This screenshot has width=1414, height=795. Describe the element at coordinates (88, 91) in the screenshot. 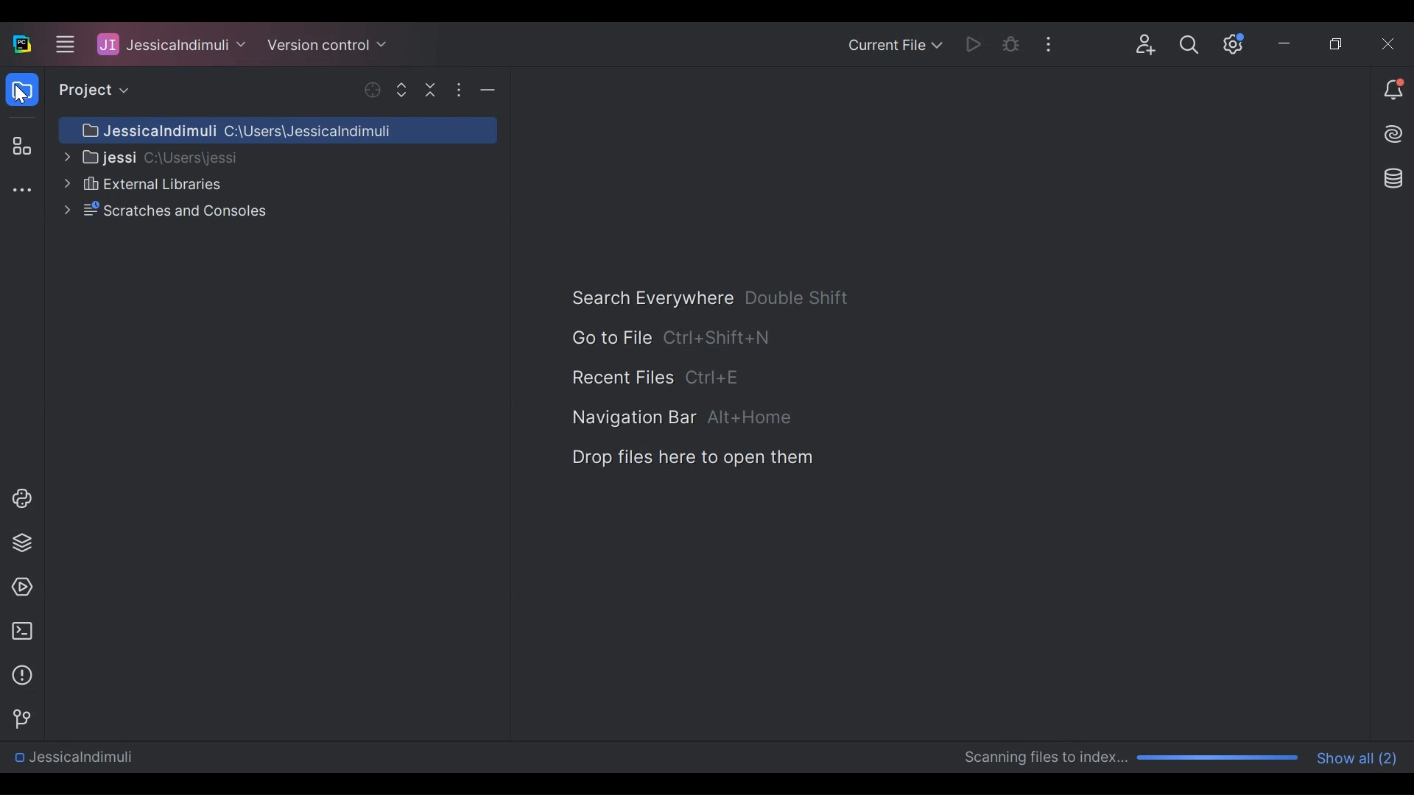

I see `Project ` at that location.